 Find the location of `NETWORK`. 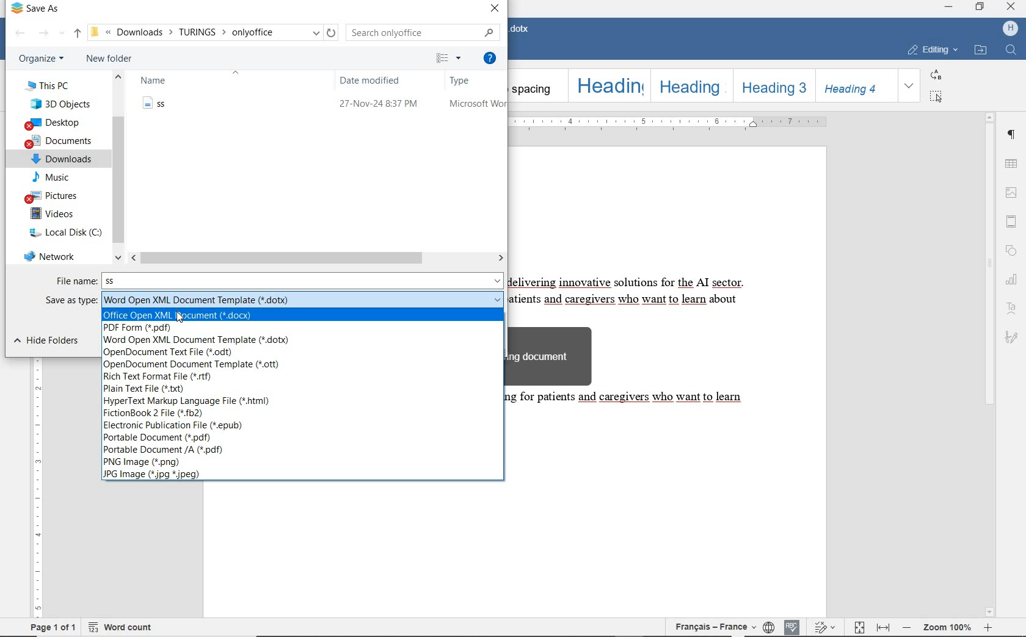

NETWORK is located at coordinates (52, 254).